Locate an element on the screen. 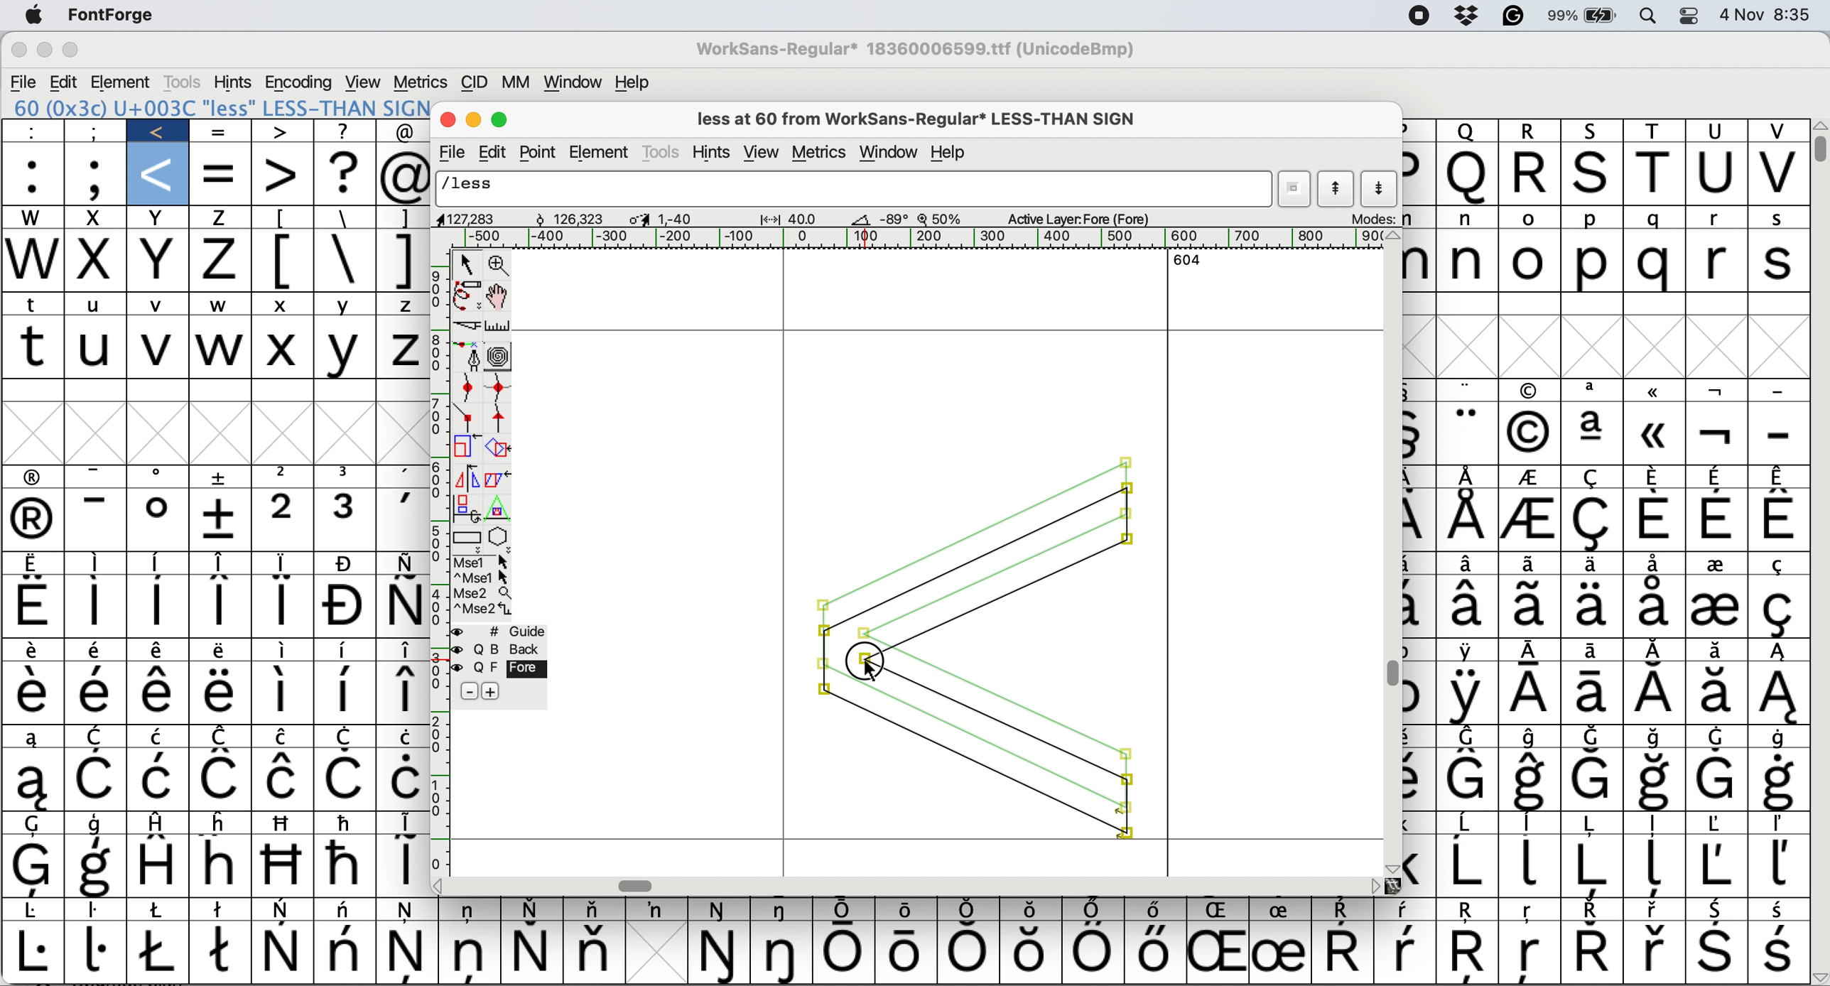 The image size is (1830, 986). rectangle or ellipse is located at coordinates (467, 536).